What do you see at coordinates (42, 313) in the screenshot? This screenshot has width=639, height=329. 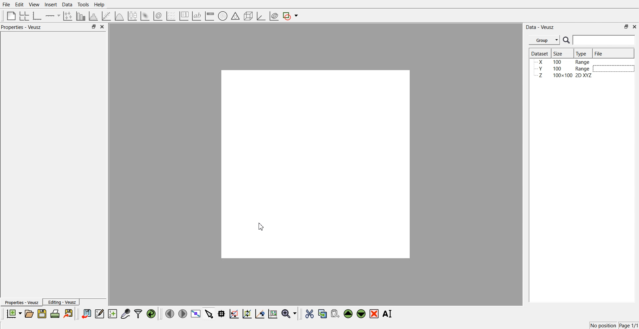 I see `Save the document` at bounding box center [42, 313].